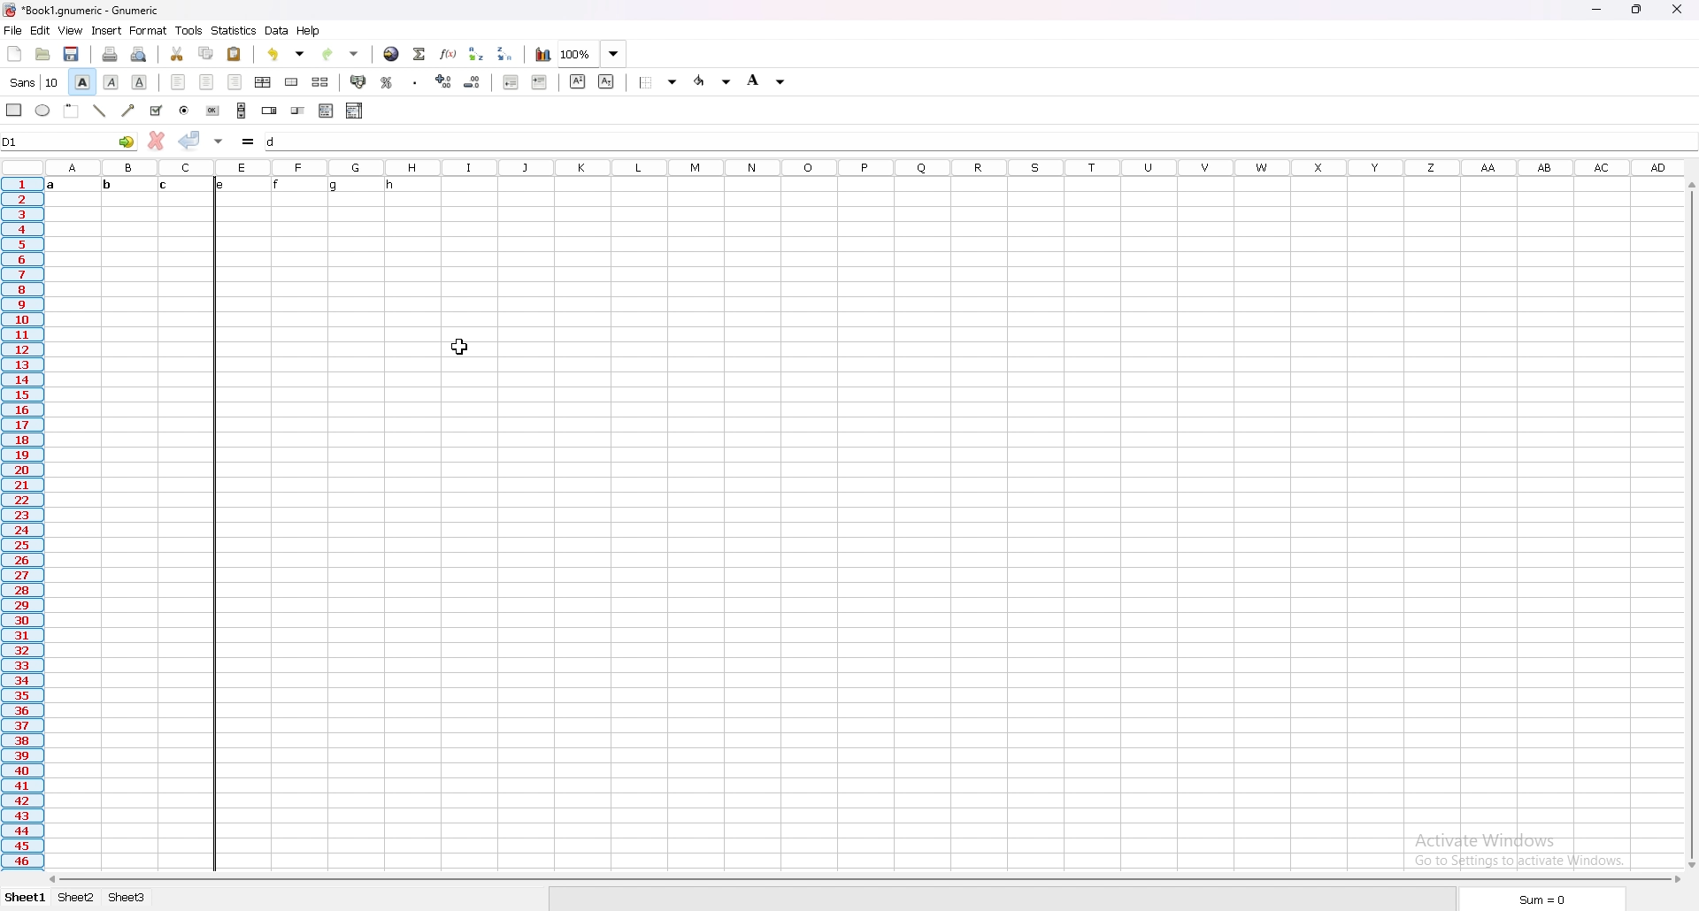  What do you see at coordinates (250, 142) in the screenshot?
I see `formula` at bounding box center [250, 142].